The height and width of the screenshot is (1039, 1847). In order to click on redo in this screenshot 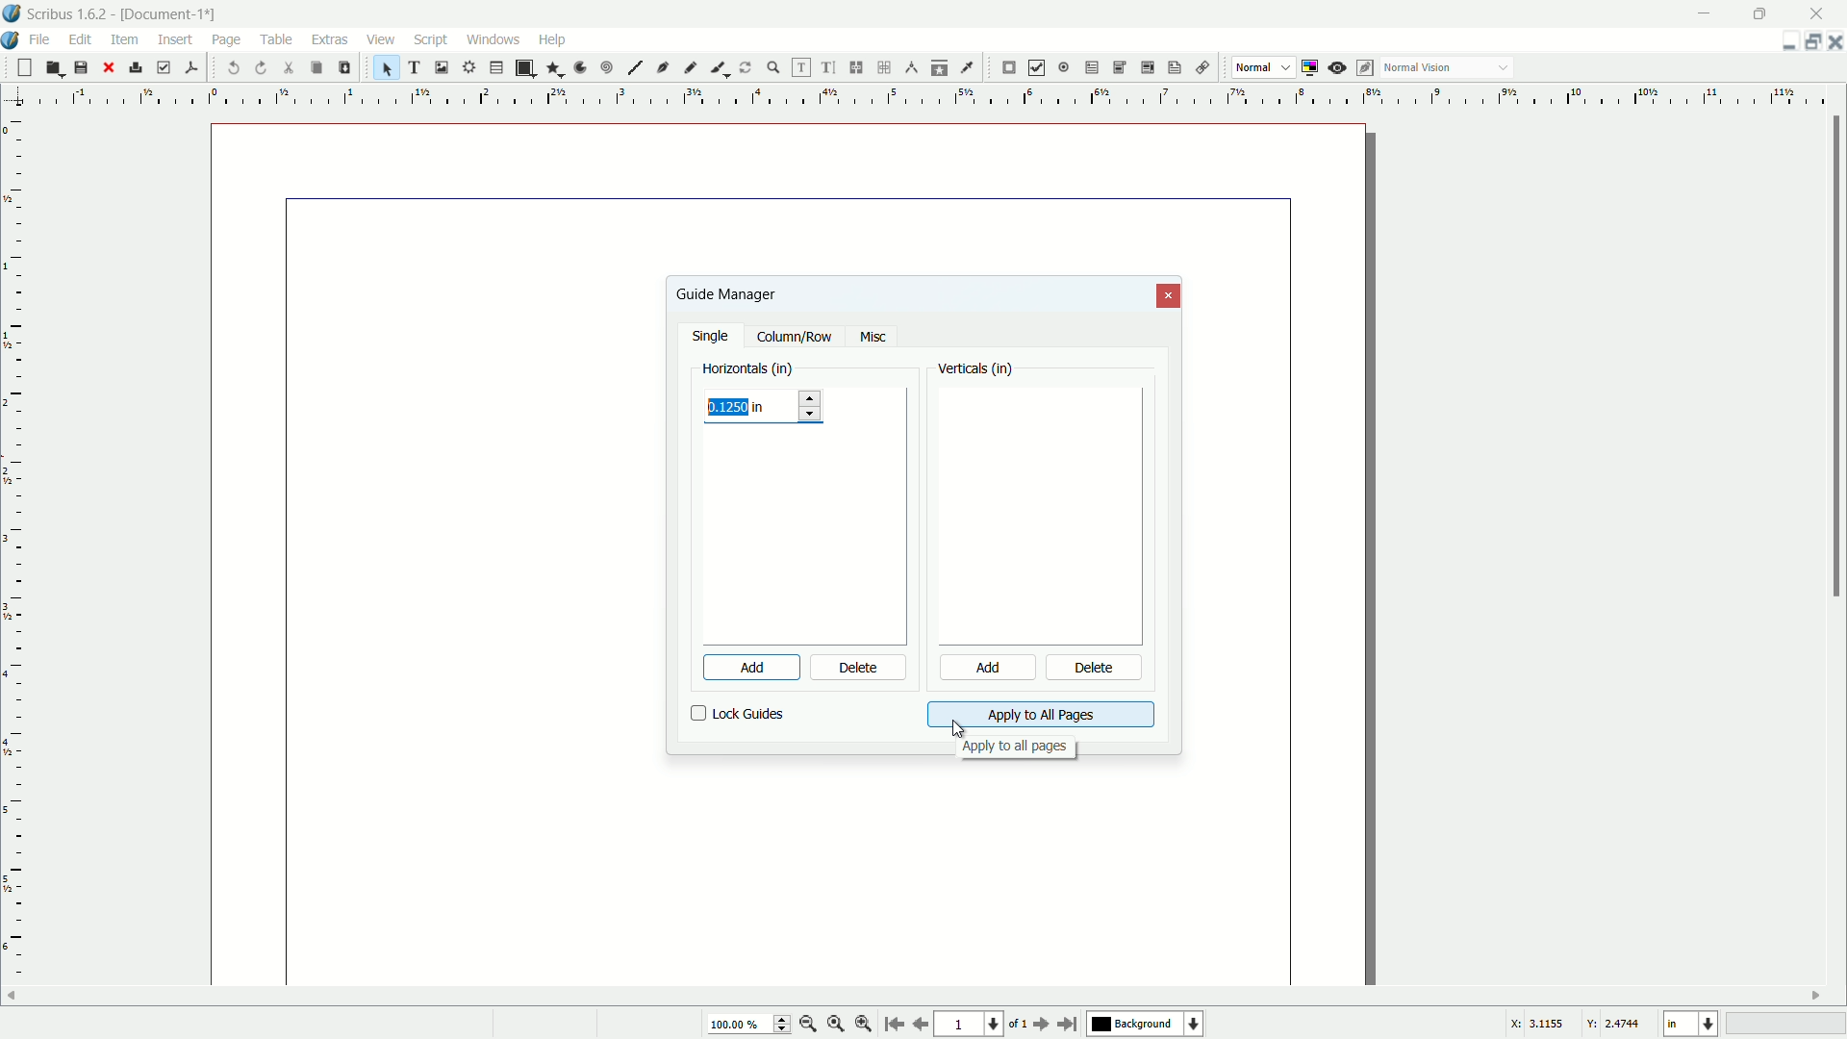, I will do `click(263, 67)`.